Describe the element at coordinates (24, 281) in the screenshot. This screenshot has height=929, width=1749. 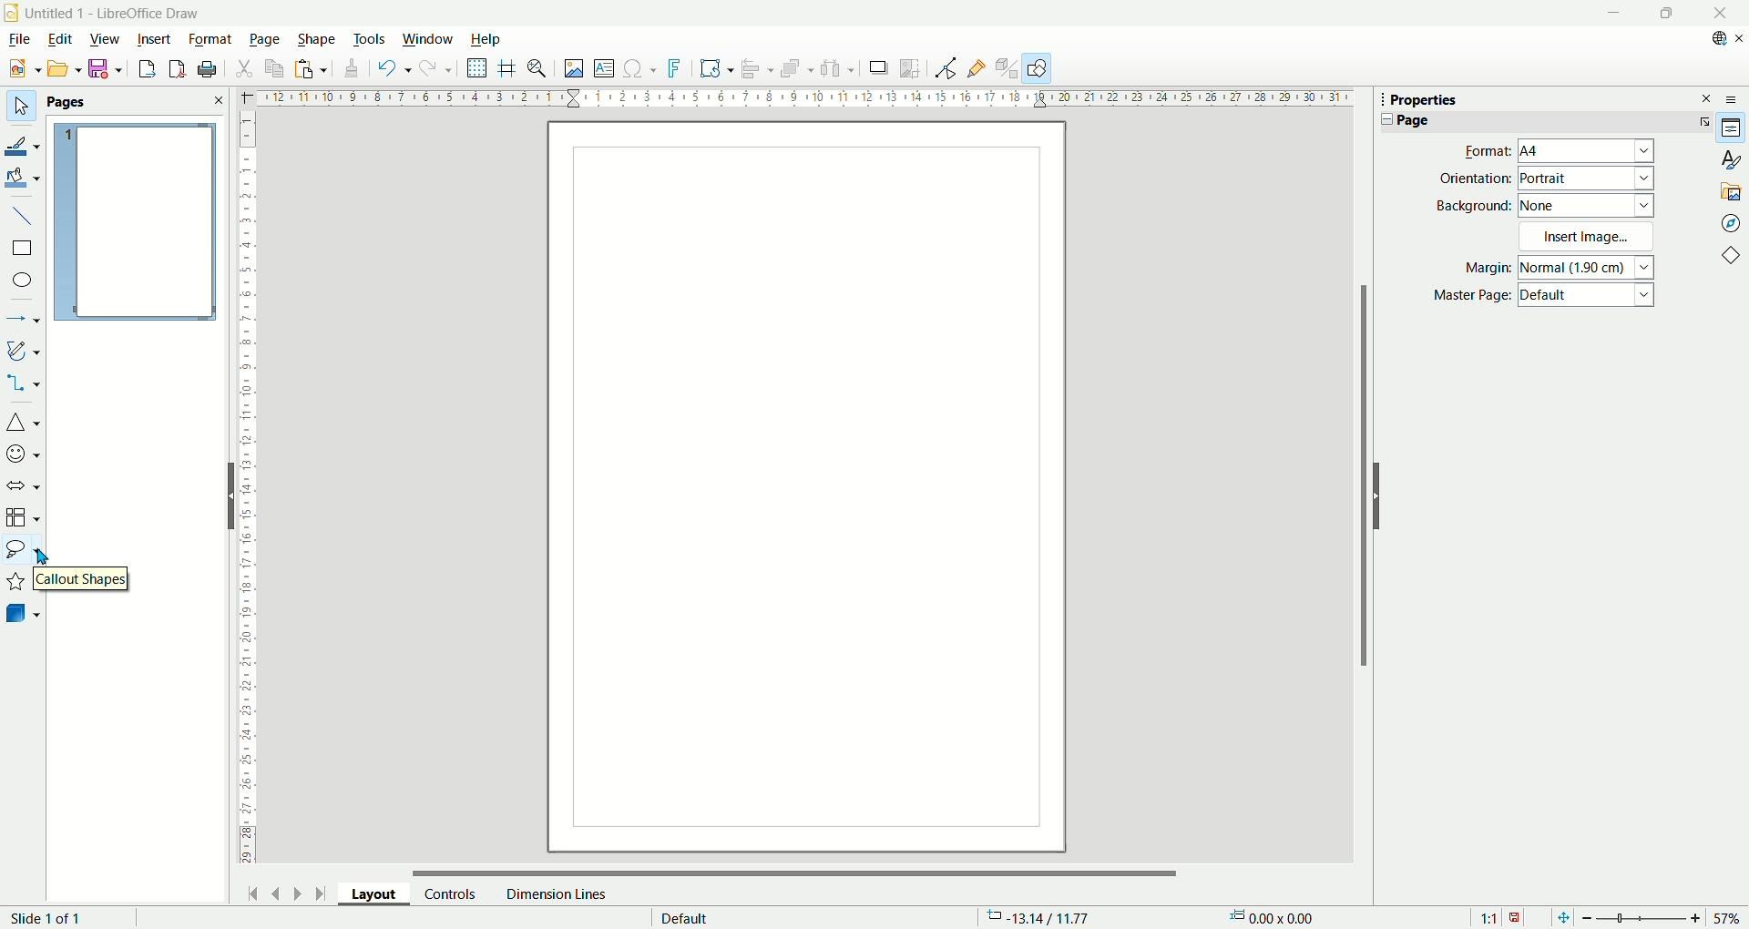
I see `ellipse` at that location.